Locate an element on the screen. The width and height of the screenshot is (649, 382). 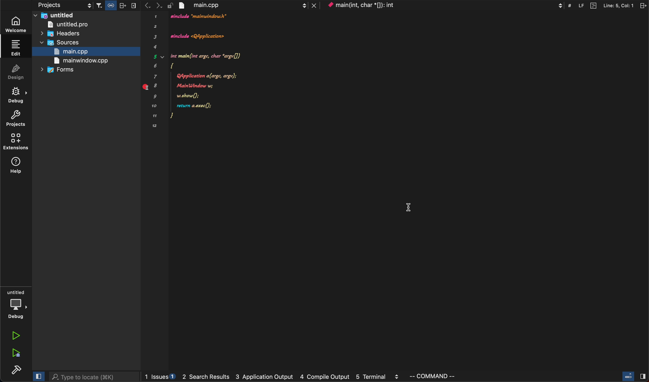
design is located at coordinates (16, 72).